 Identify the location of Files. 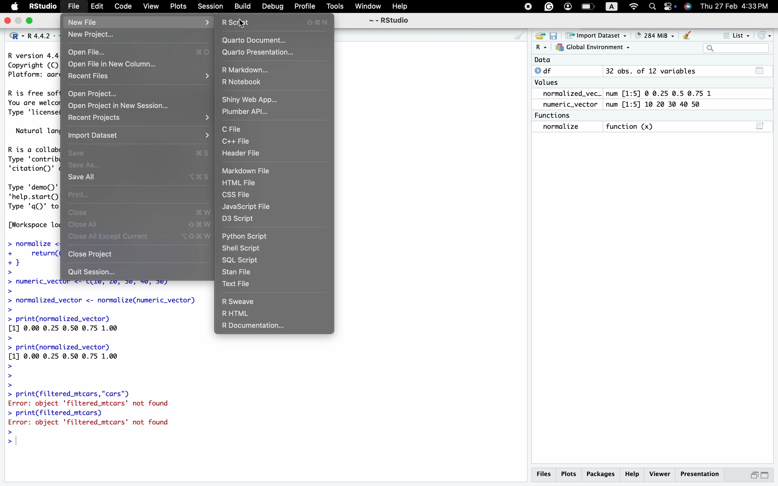
(545, 475).